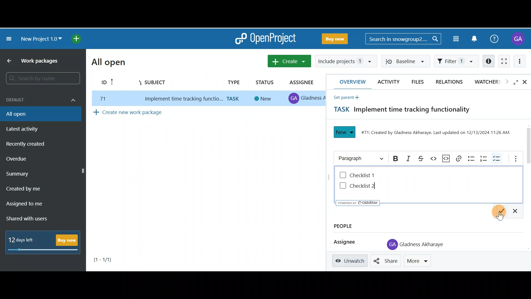 The width and height of the screenshot is (531, 299). I want to click on Bulleted list, so click(471, 158).